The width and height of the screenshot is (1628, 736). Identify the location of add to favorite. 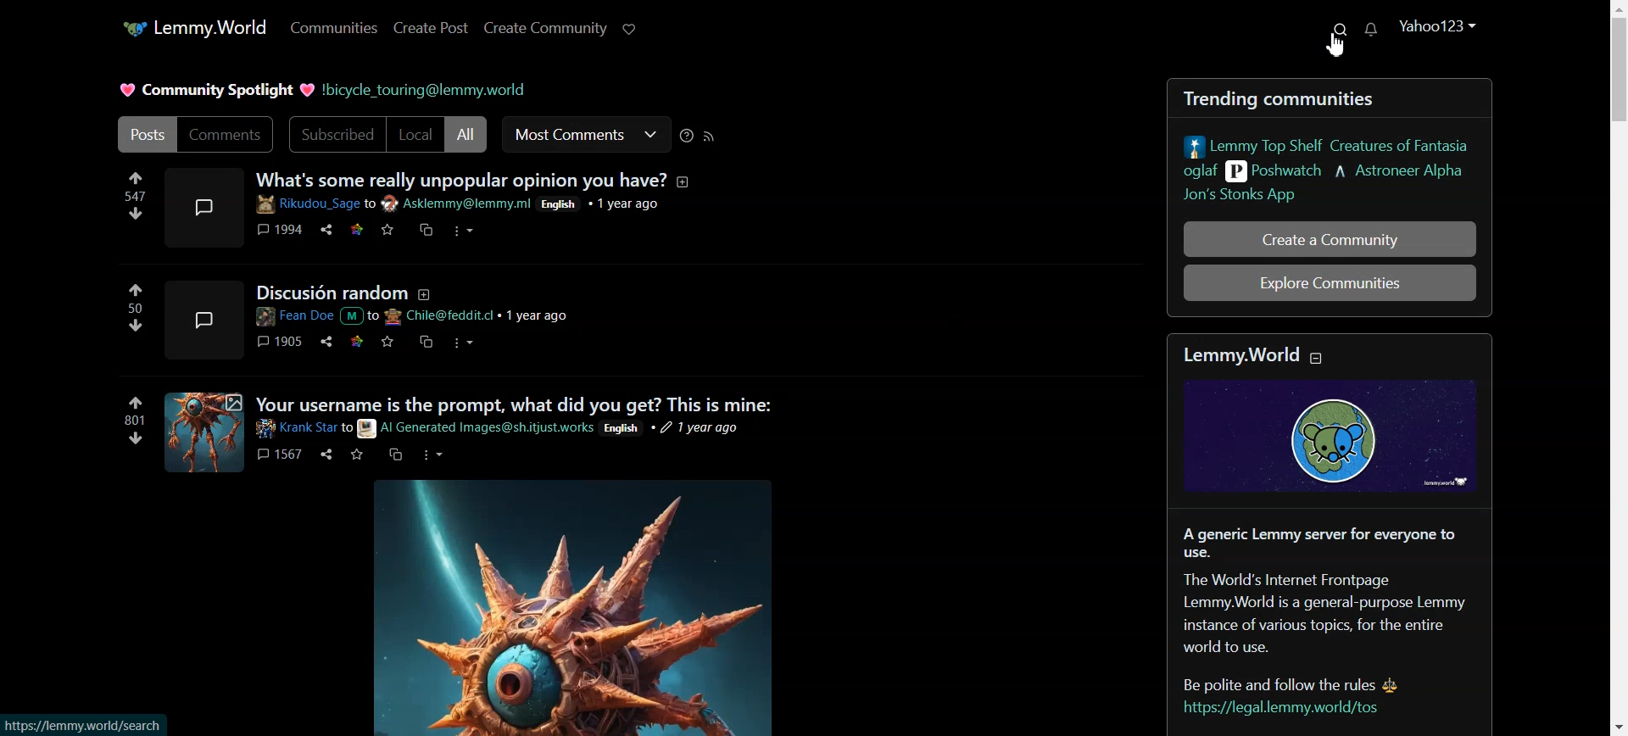
(388, 341).